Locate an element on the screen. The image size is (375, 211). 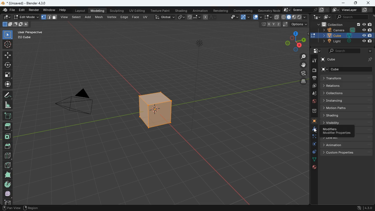
draw is located at coordinates (210, 17).